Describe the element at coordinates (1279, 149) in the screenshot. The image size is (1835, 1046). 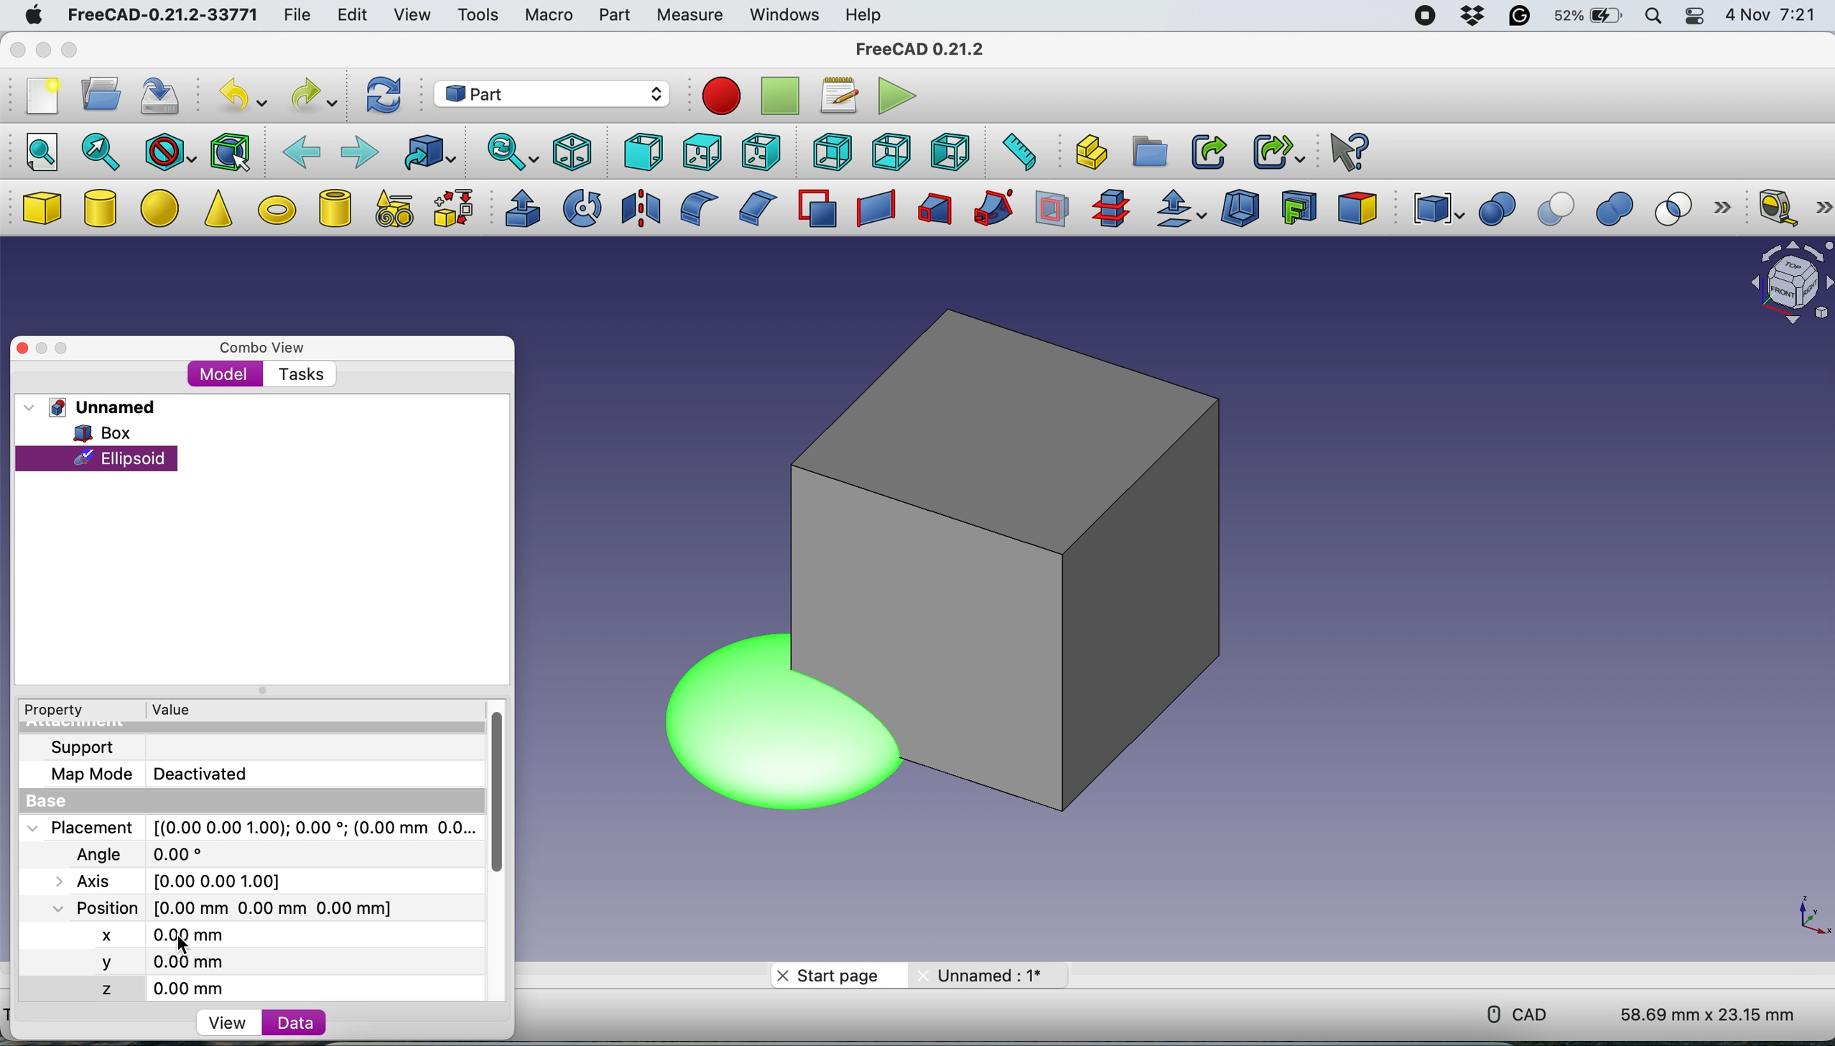
I see `make sub link` at that location.